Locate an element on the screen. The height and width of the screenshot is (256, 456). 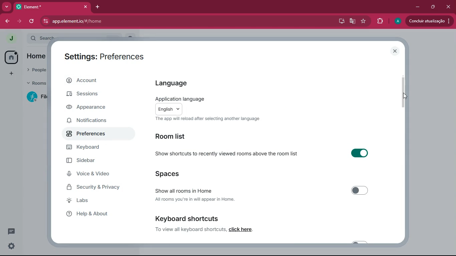
desktop is located at coordinates (339, 21).